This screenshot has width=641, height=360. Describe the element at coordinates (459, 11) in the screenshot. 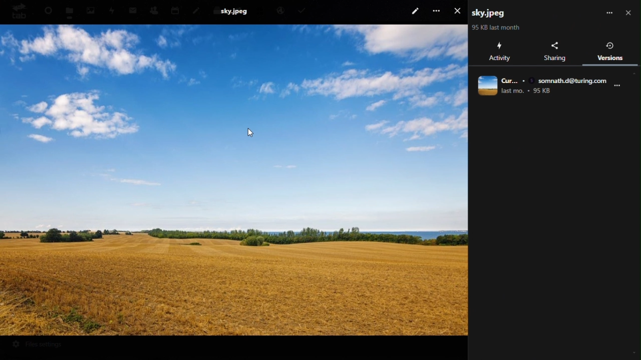

I see `Close` at that location.